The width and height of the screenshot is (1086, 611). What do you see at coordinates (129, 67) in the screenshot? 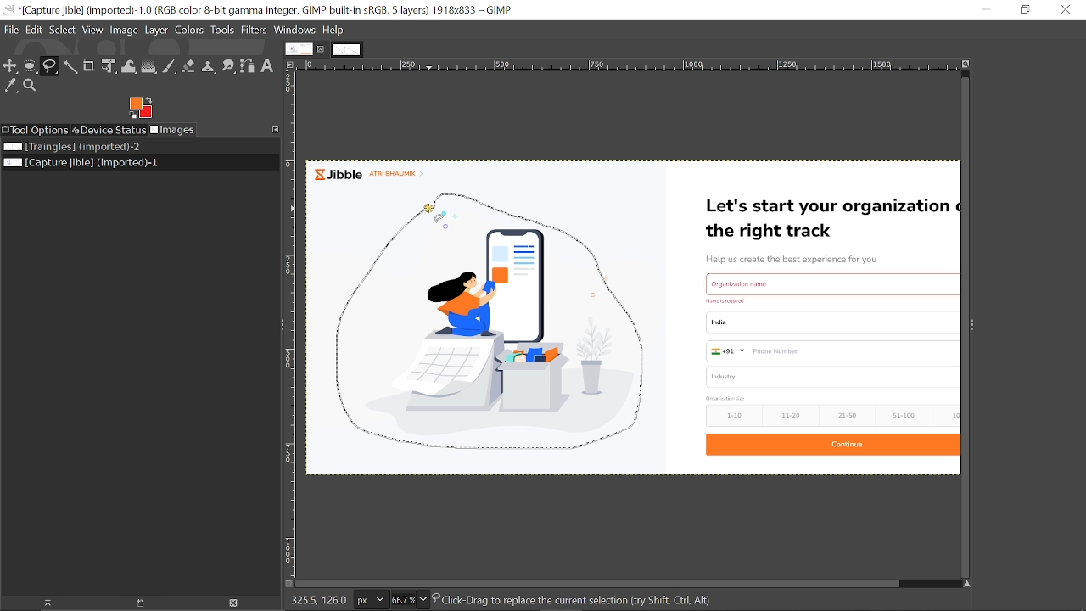
I see `Wrap text tool` at bounding box center [129, 67].